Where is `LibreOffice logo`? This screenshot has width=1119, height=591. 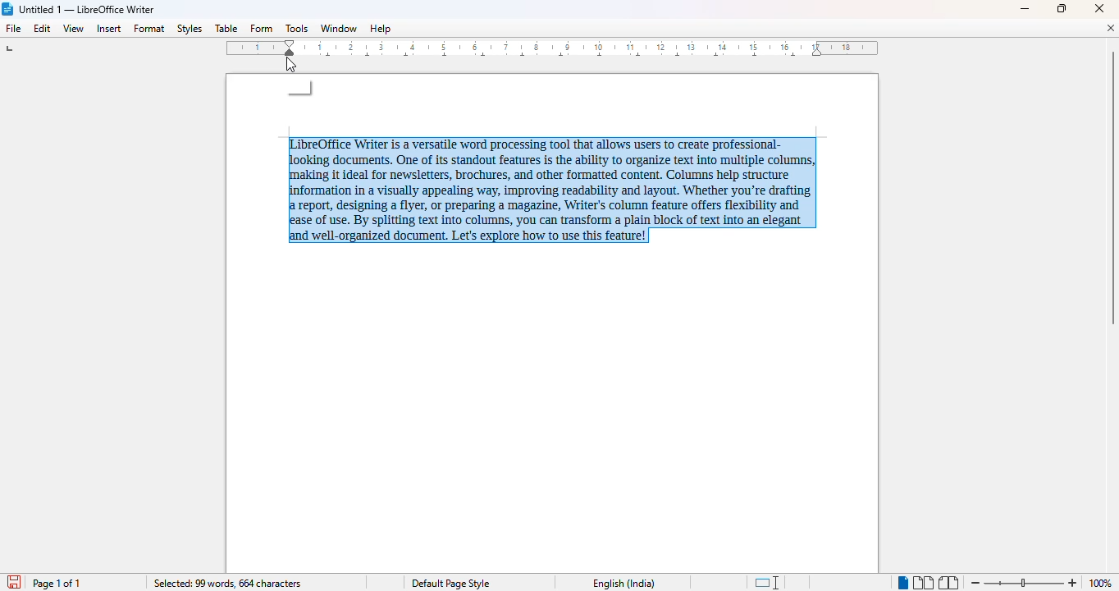
LibreOffice logo is located at coordinates (8, 9).